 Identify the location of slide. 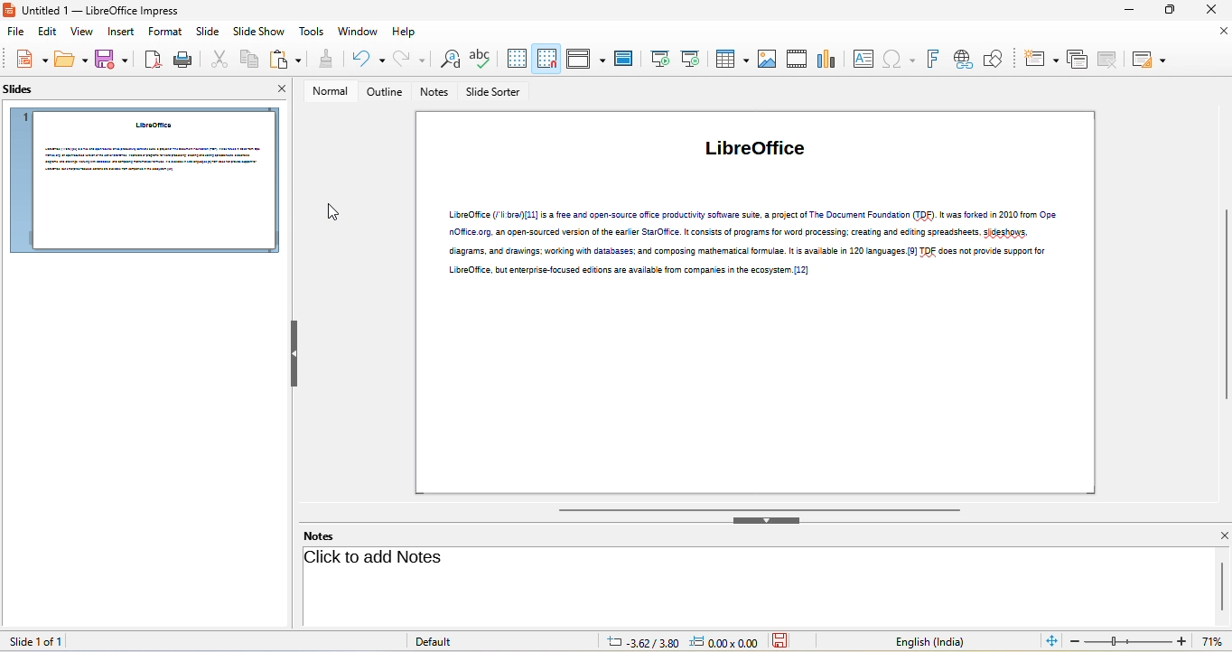
(205, 32).